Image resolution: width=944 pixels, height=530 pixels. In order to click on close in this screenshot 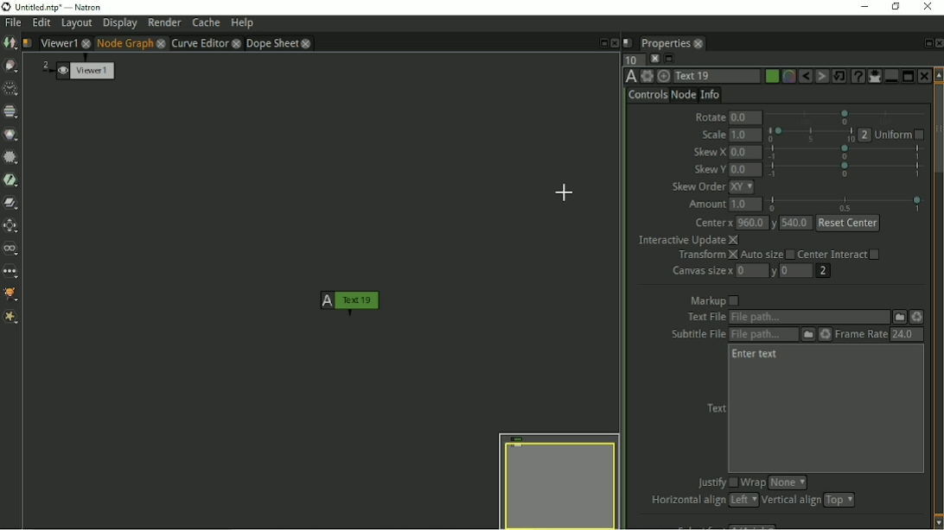, I will do `click(237, 43)`.